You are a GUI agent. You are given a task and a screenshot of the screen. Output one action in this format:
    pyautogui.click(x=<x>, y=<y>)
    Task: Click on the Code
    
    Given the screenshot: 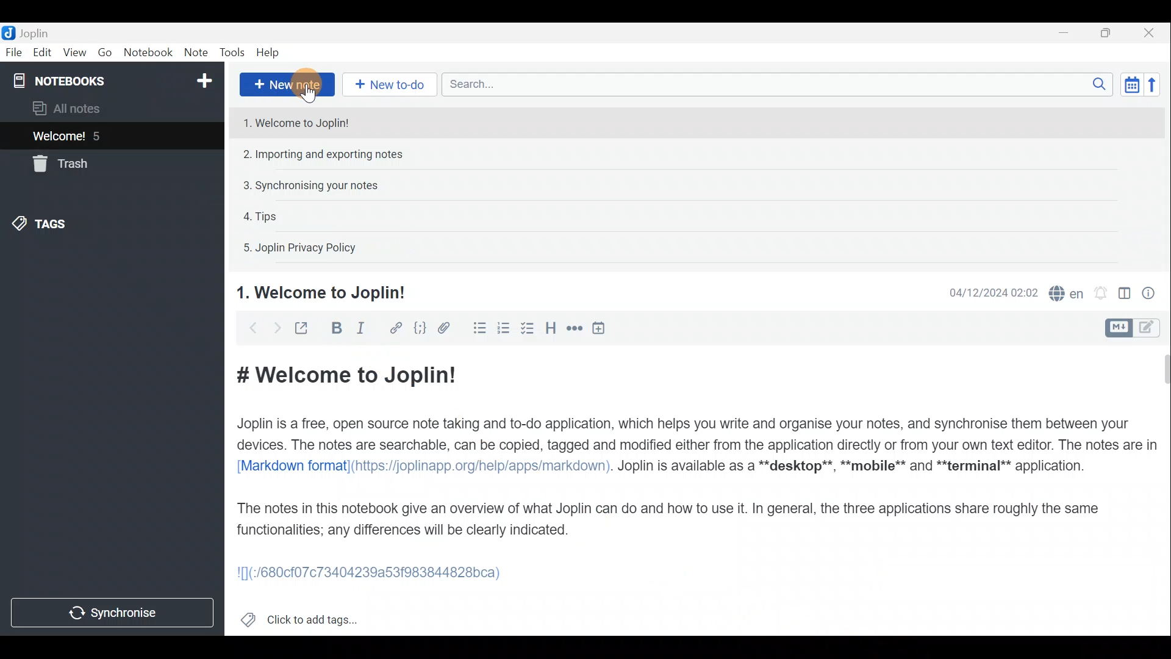 What is the action you would take?
    pyautogui.click(x=421, y=330)
    